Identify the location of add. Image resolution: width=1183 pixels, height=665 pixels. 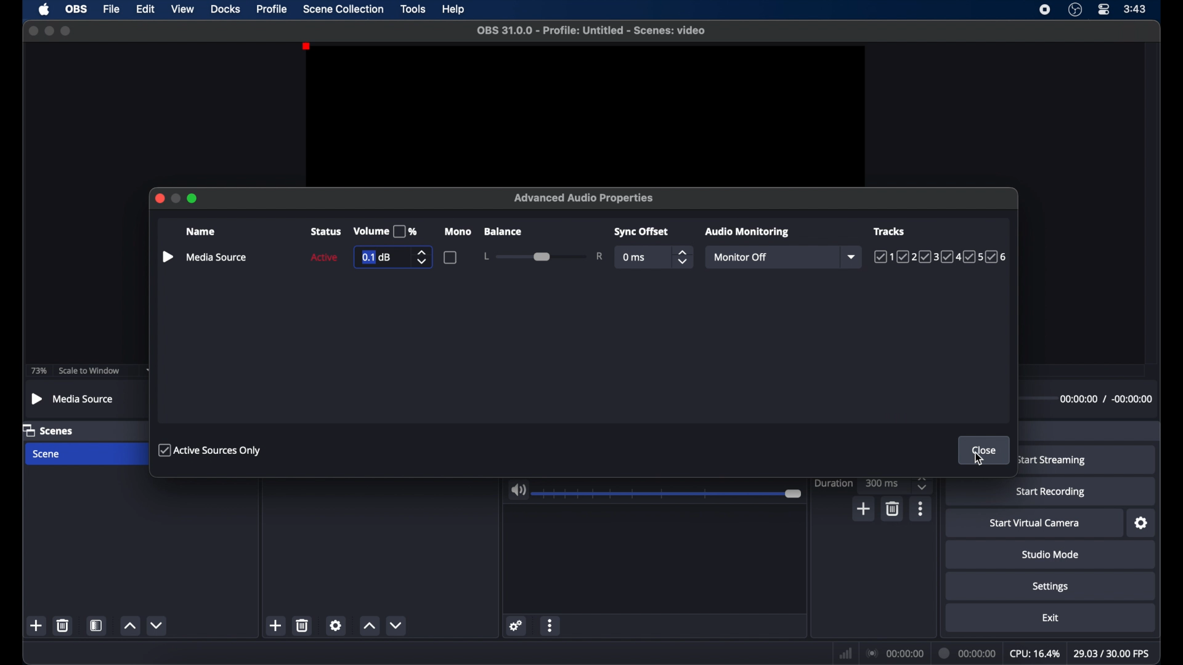
(275, 625).